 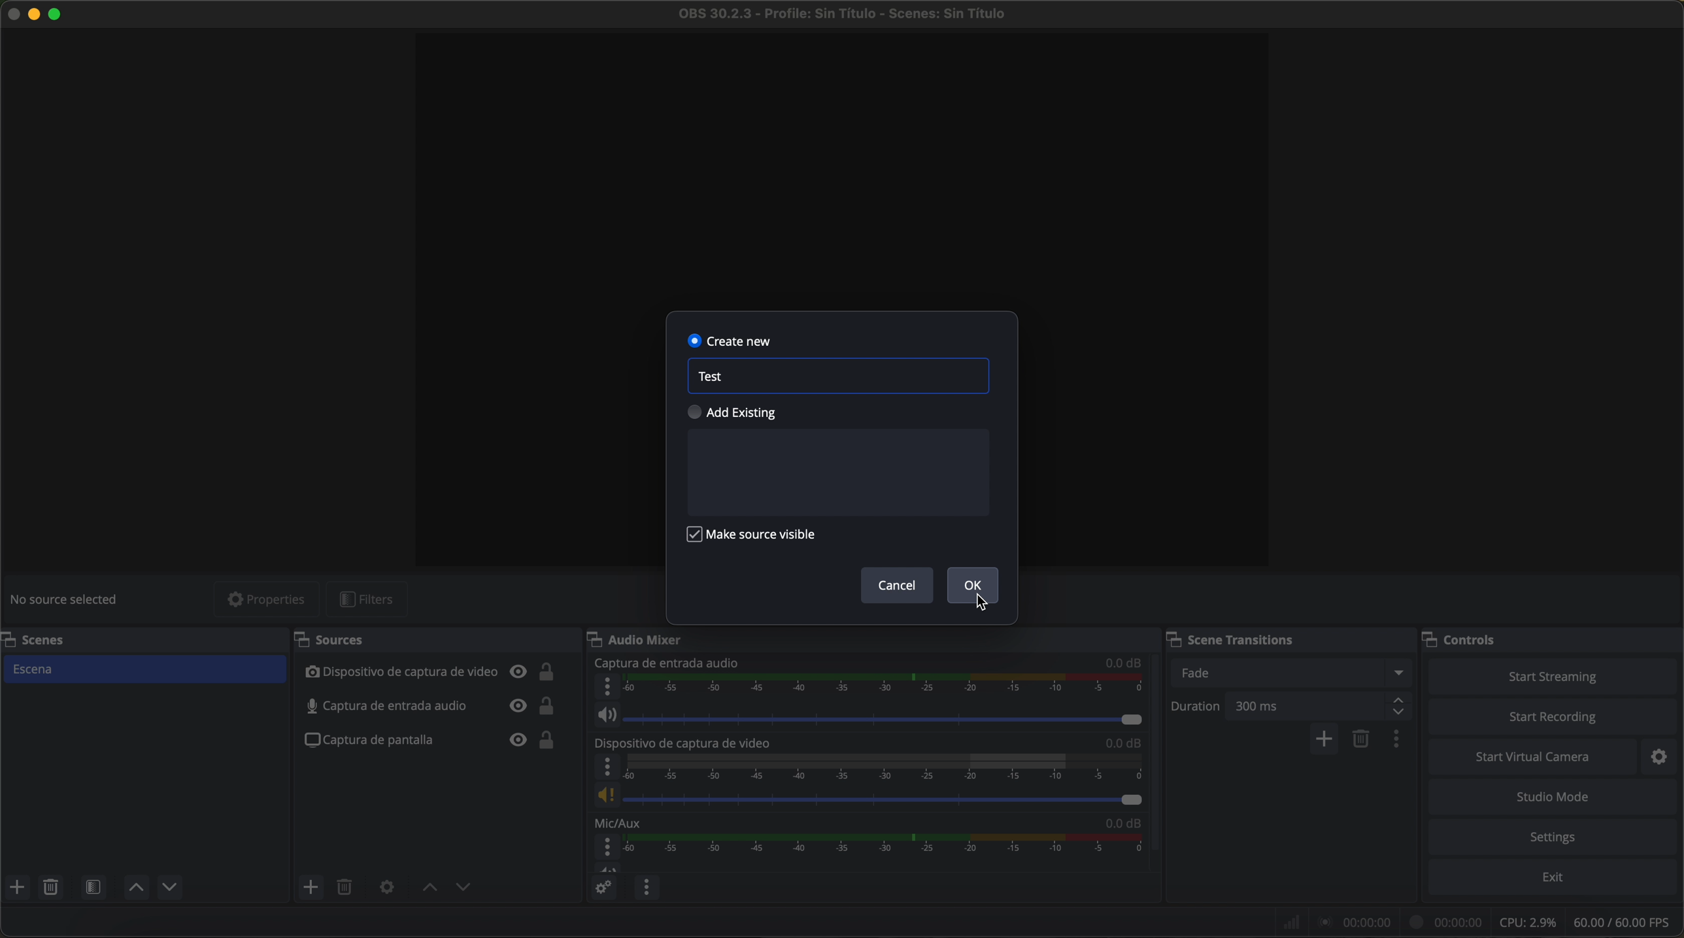 What do you see at coordinates (603, 888) in the screenshot?
I see `advanced audio properties` at bounding box center [603, 888].